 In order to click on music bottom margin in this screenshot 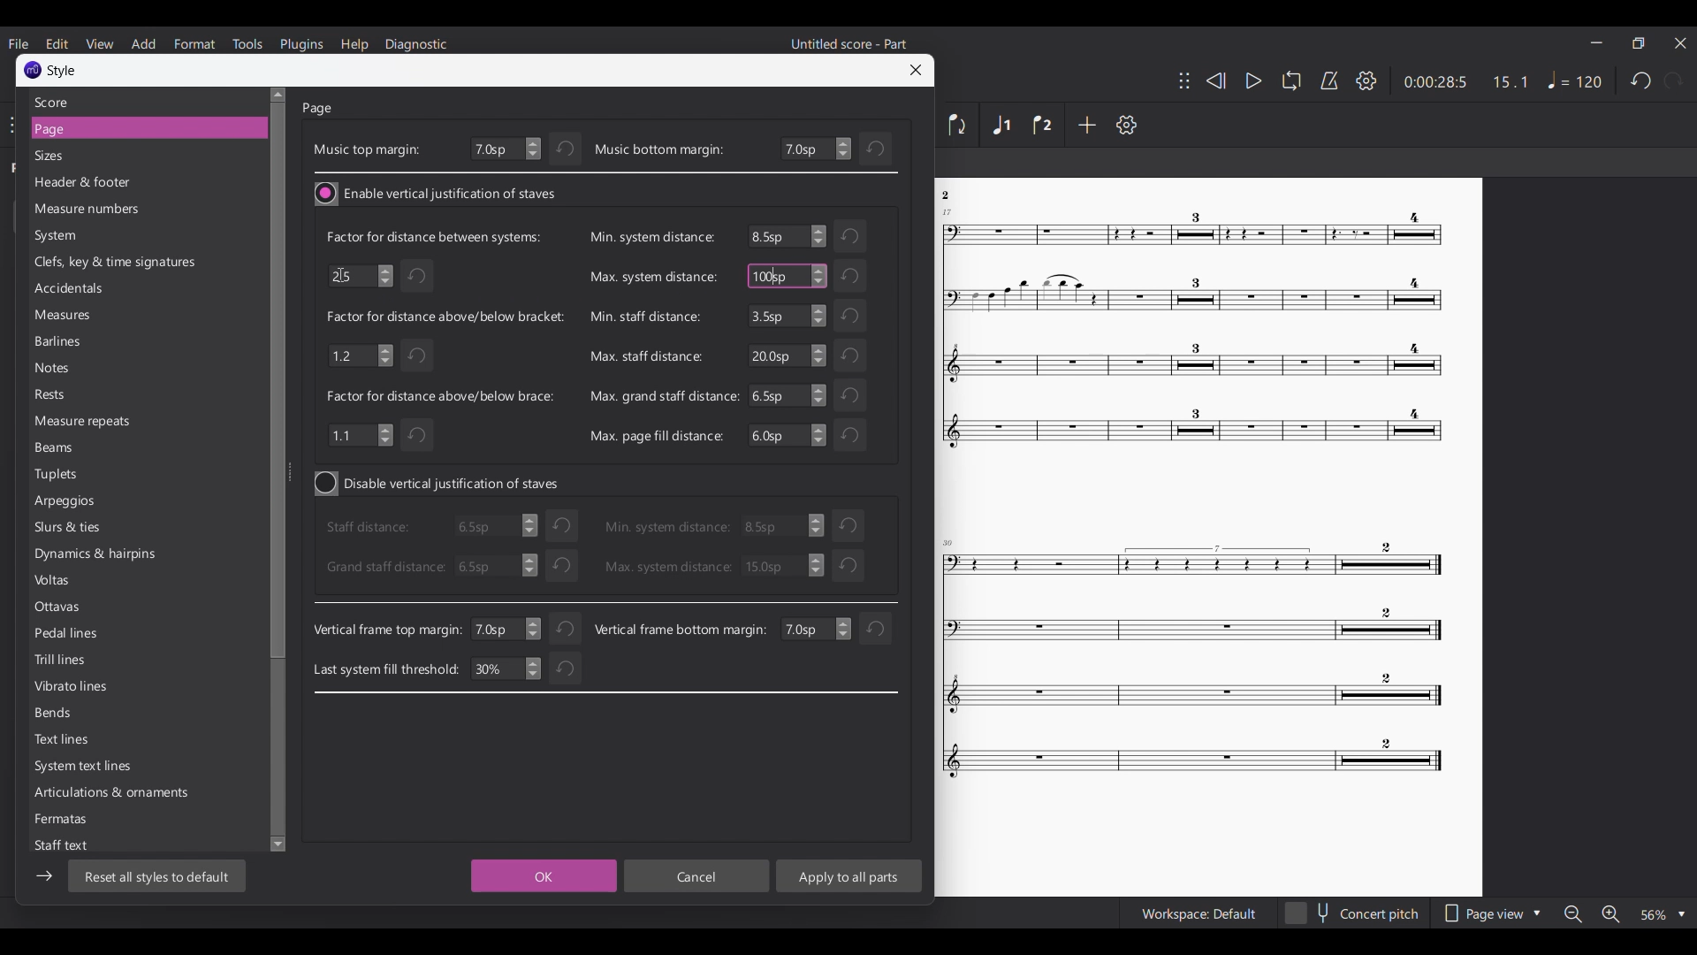, I will do `click(659, 150)`.